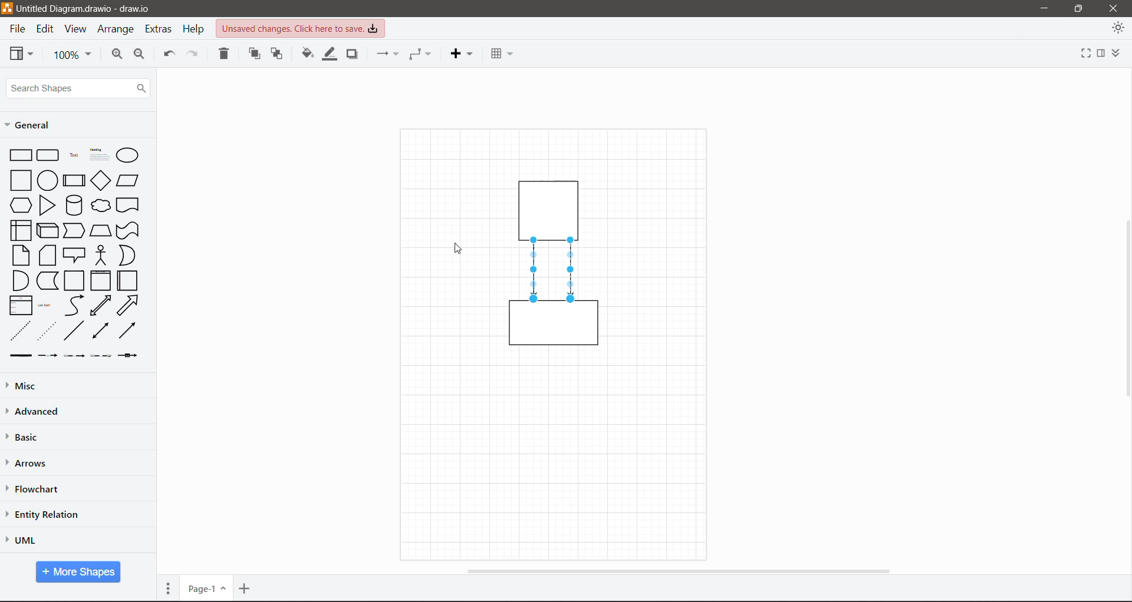  What do you see at coordinates (48, 385) in the screenshot?
I see `Misc` at bounding box center [48, 385].